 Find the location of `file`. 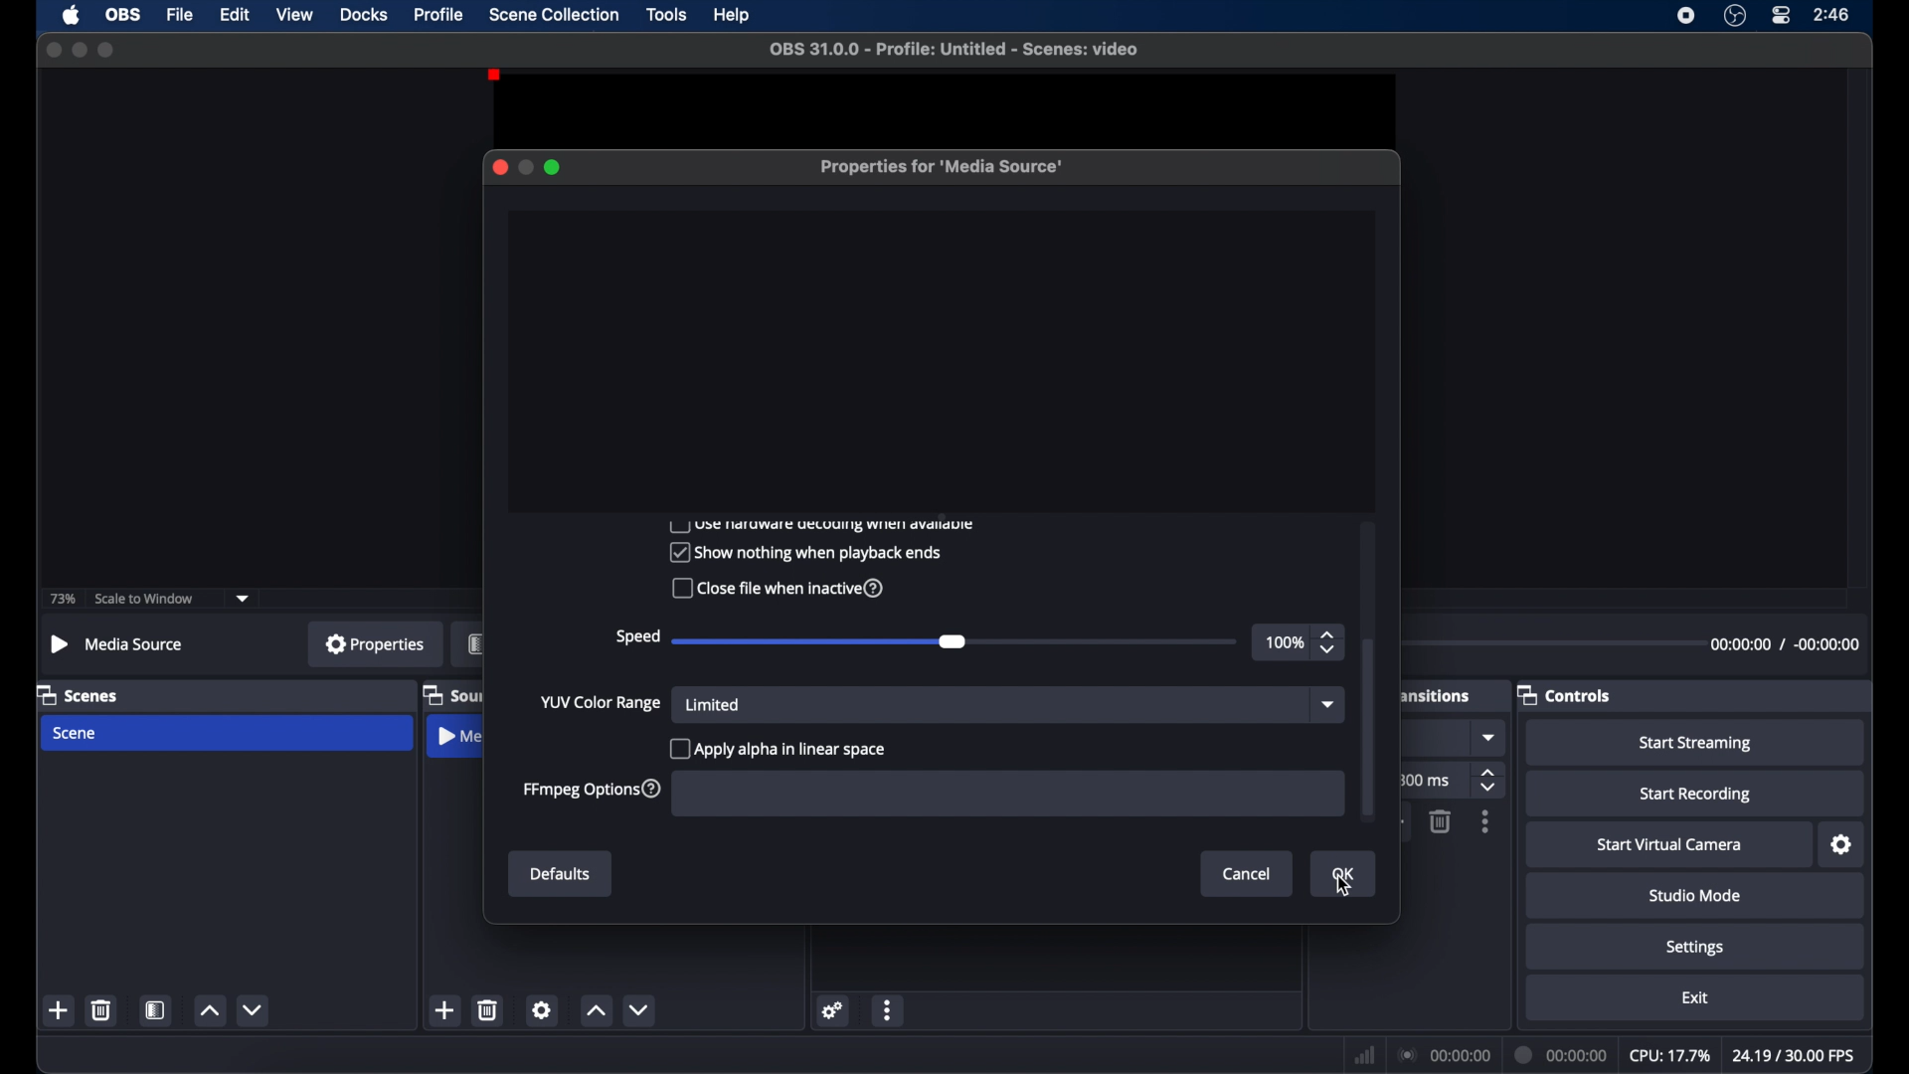

file is located at coordinates (181, 15).